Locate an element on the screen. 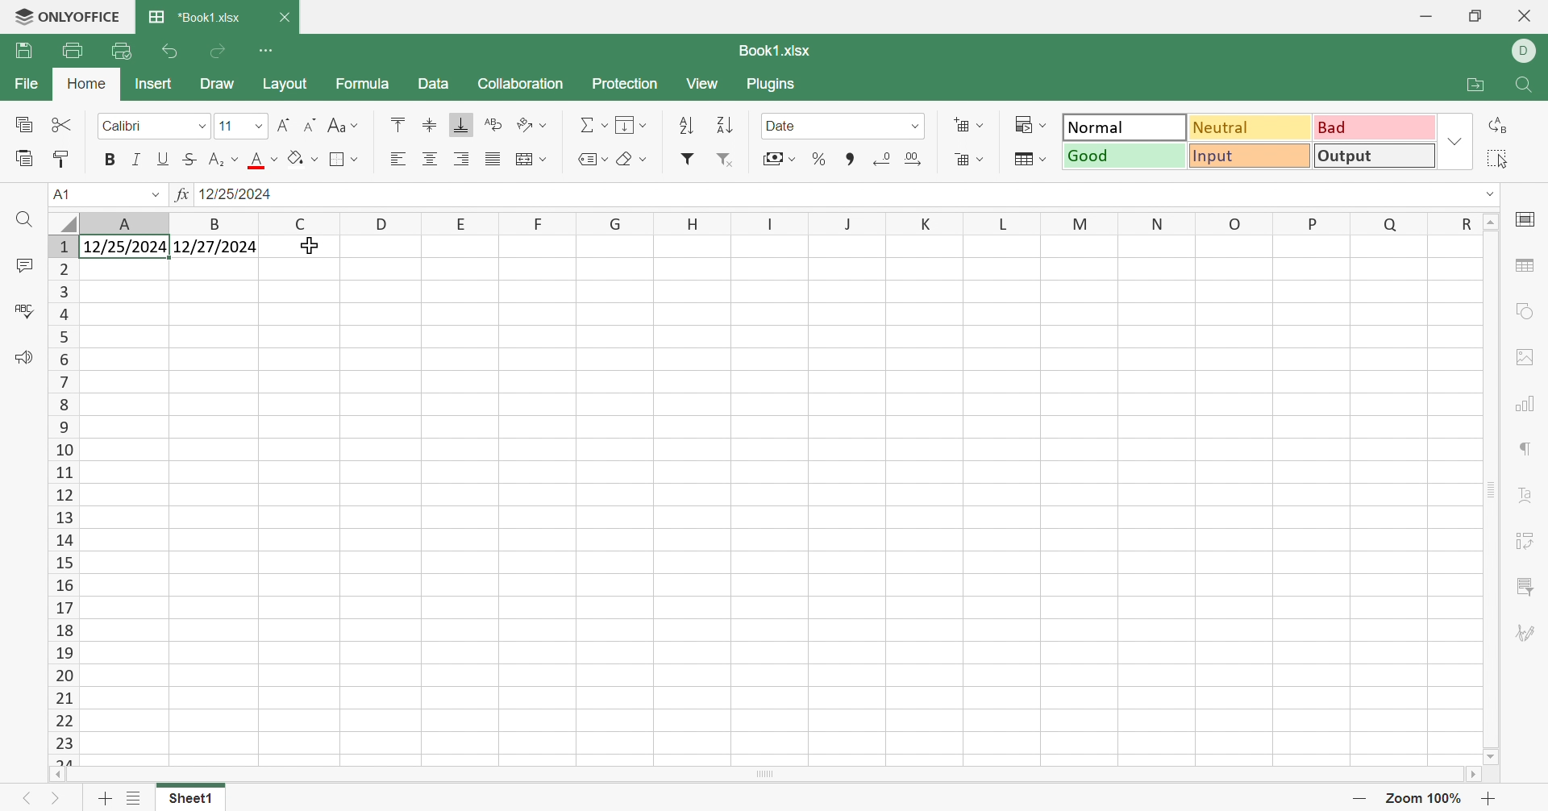  Chart settings is located at coordinates (1525, 402).